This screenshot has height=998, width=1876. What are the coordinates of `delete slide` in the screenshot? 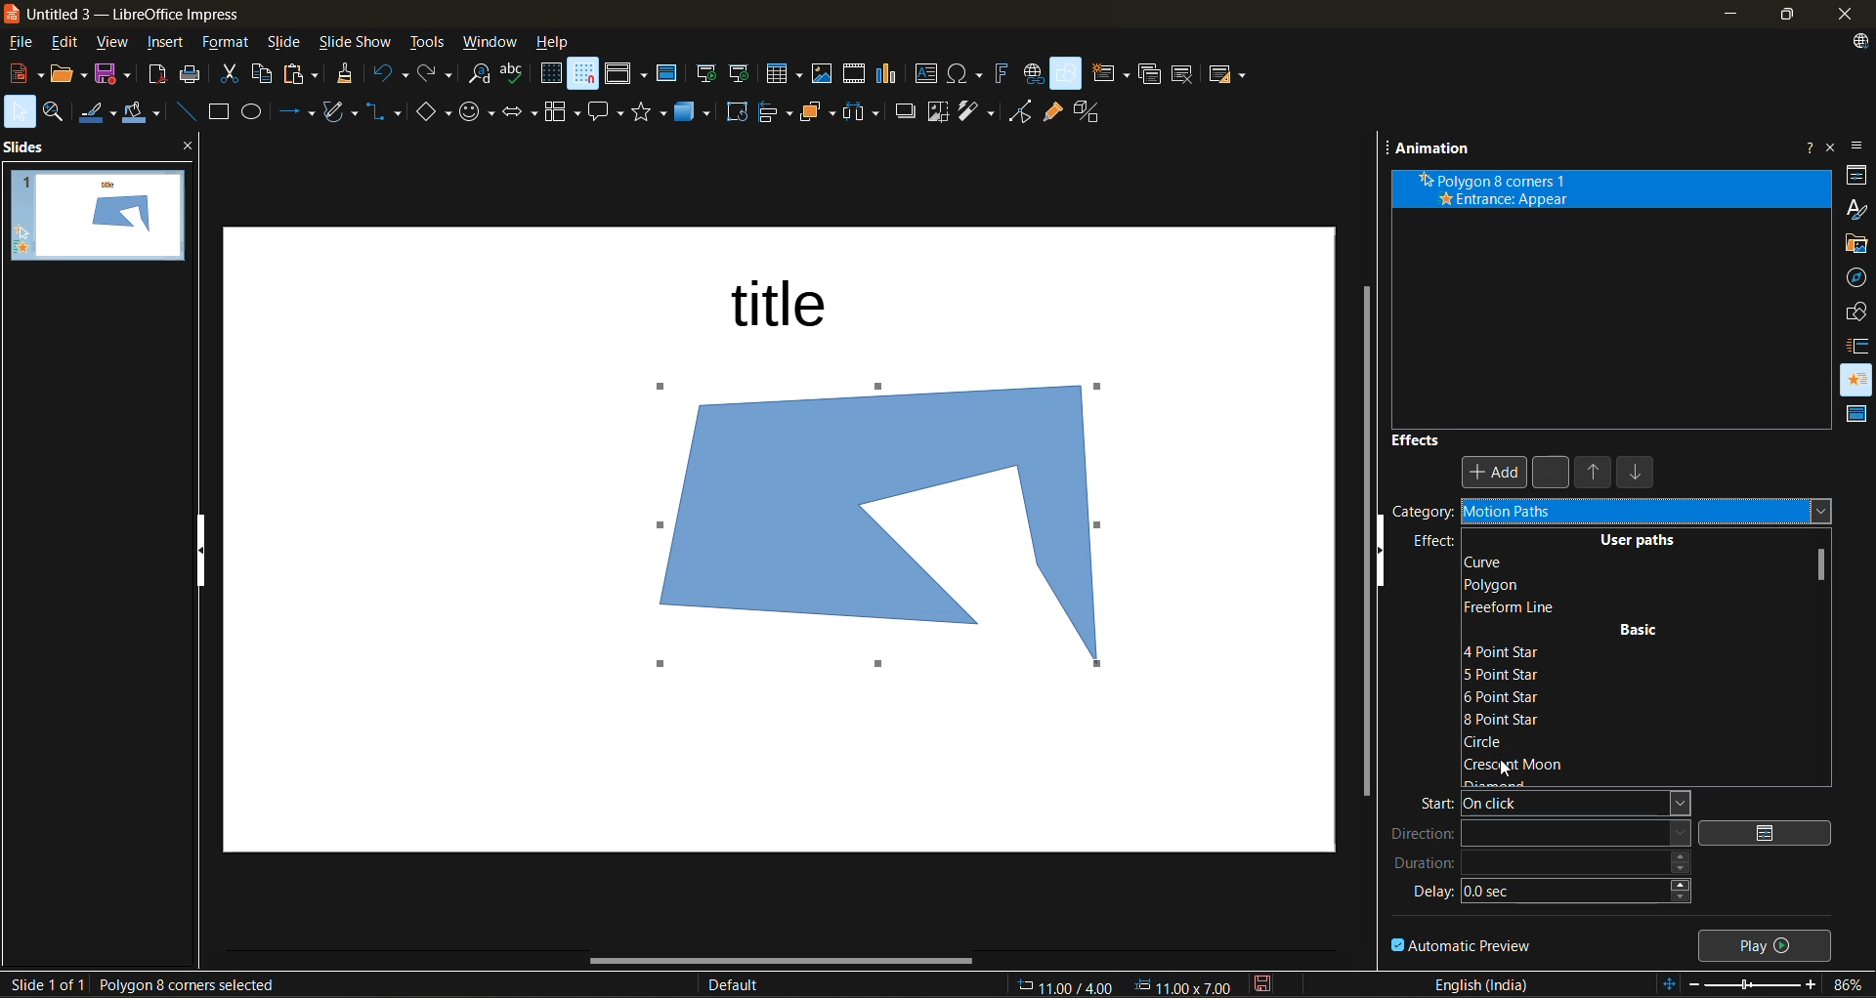 It's located at (1184, 78).